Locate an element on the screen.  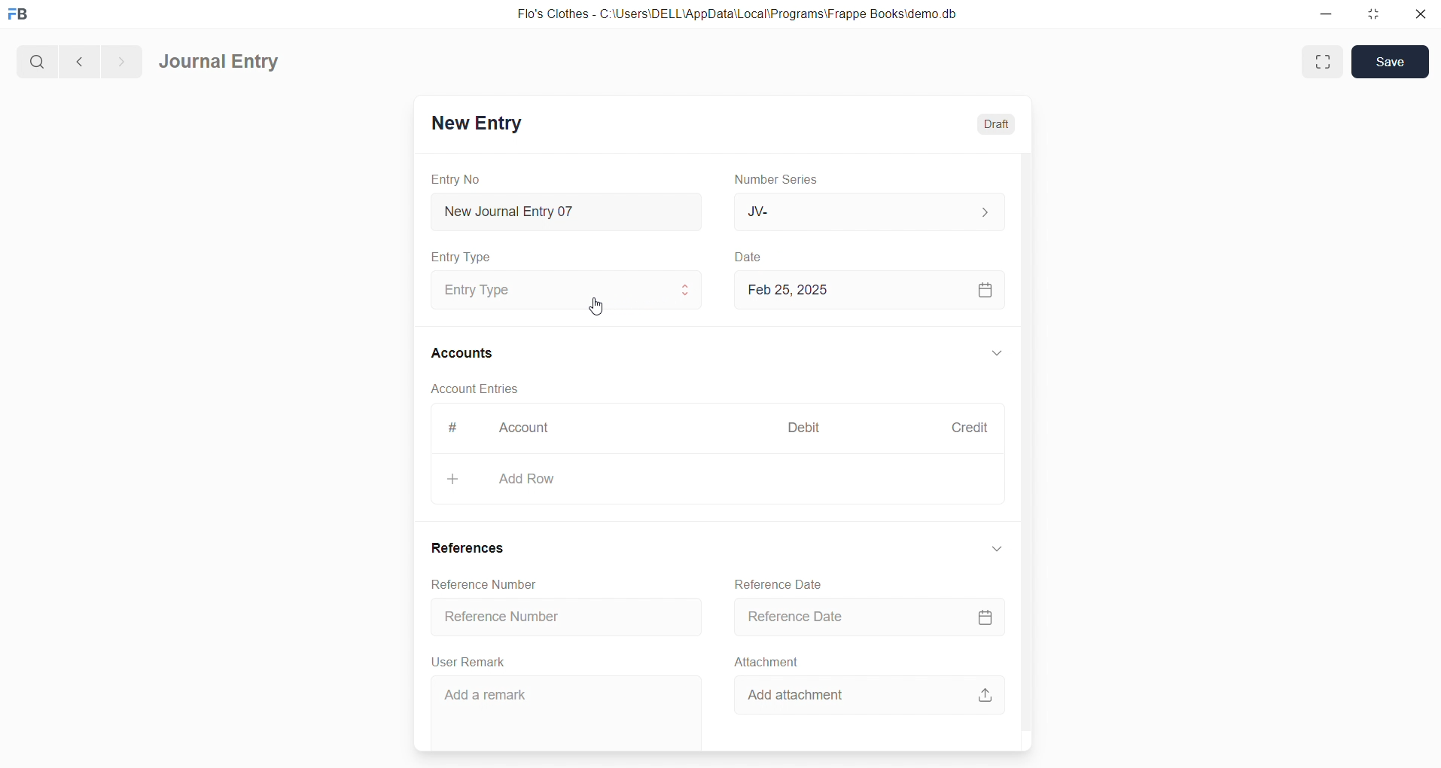
Journal Entry is located at coordinates (221, 62).